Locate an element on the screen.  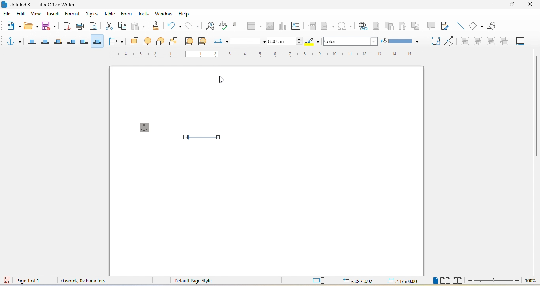
minimize is located at coordinates (495, 4).